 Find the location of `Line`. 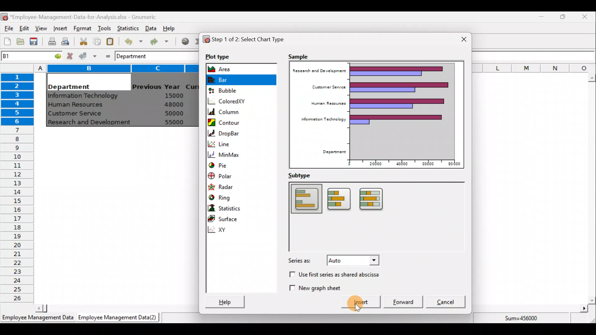

Line is located at coordinates (238, 143).